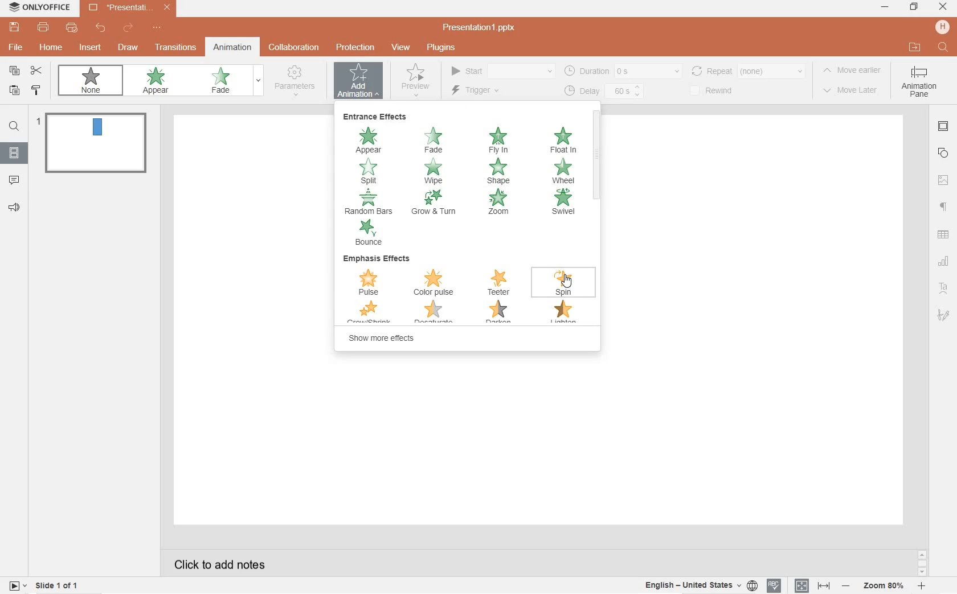 The image size is (957, 594). I want to click on text art settings, so click(942, 287).